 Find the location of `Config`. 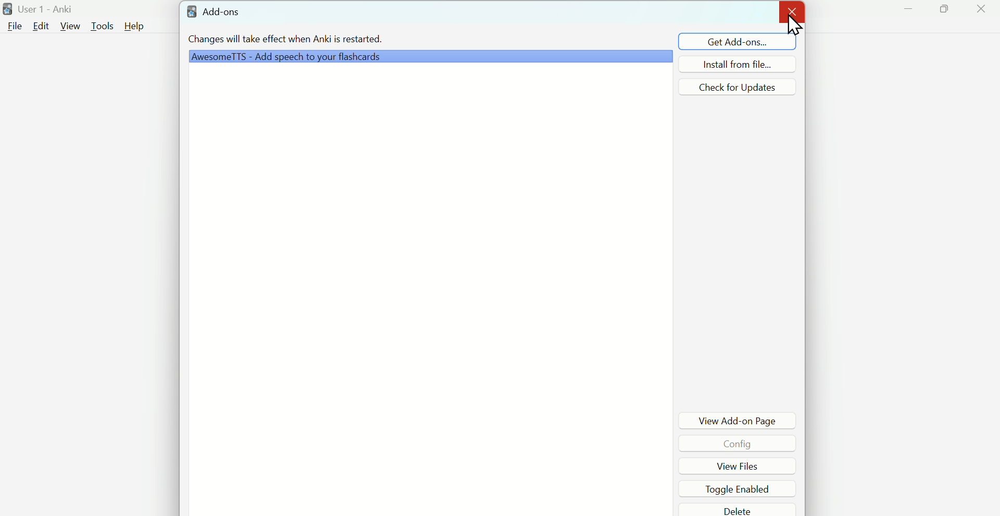

Config is located at coordinates (734, 444).